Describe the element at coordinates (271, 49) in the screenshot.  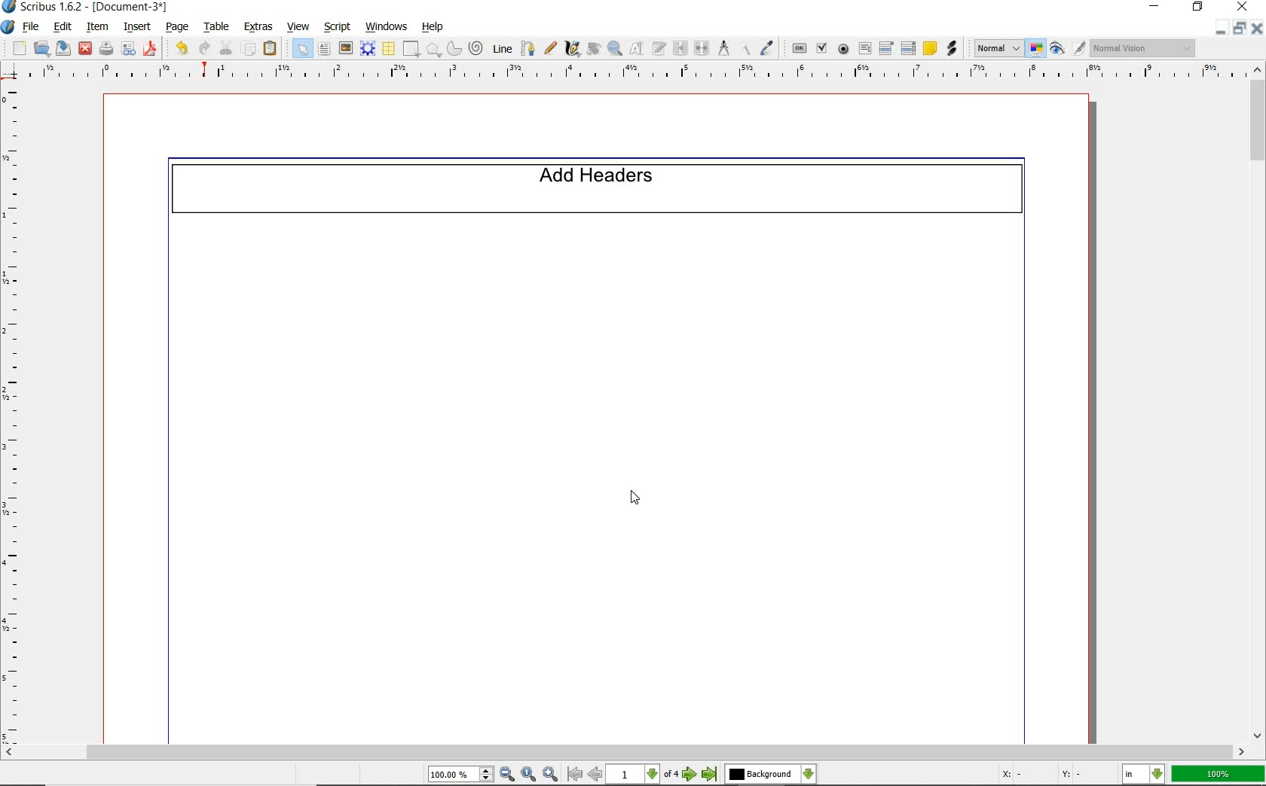
I see `paste` at that location.